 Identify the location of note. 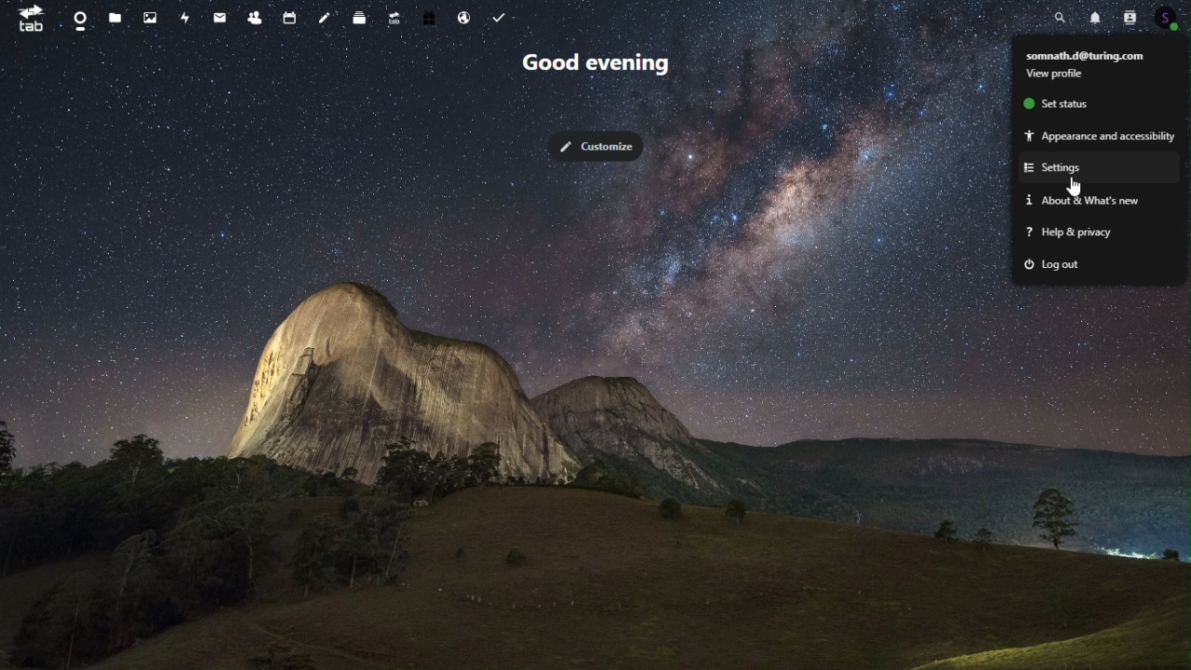
(327, 16).